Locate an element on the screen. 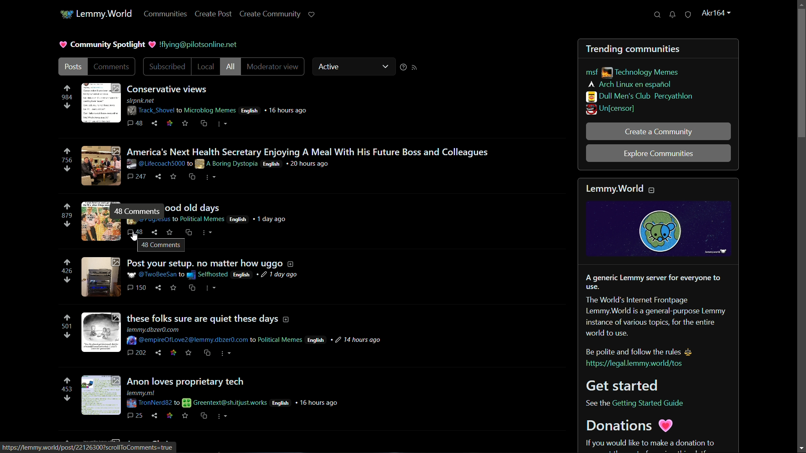 The width and height of the screenshot is (806, 453). downvote is located at coordinates (67, 226).